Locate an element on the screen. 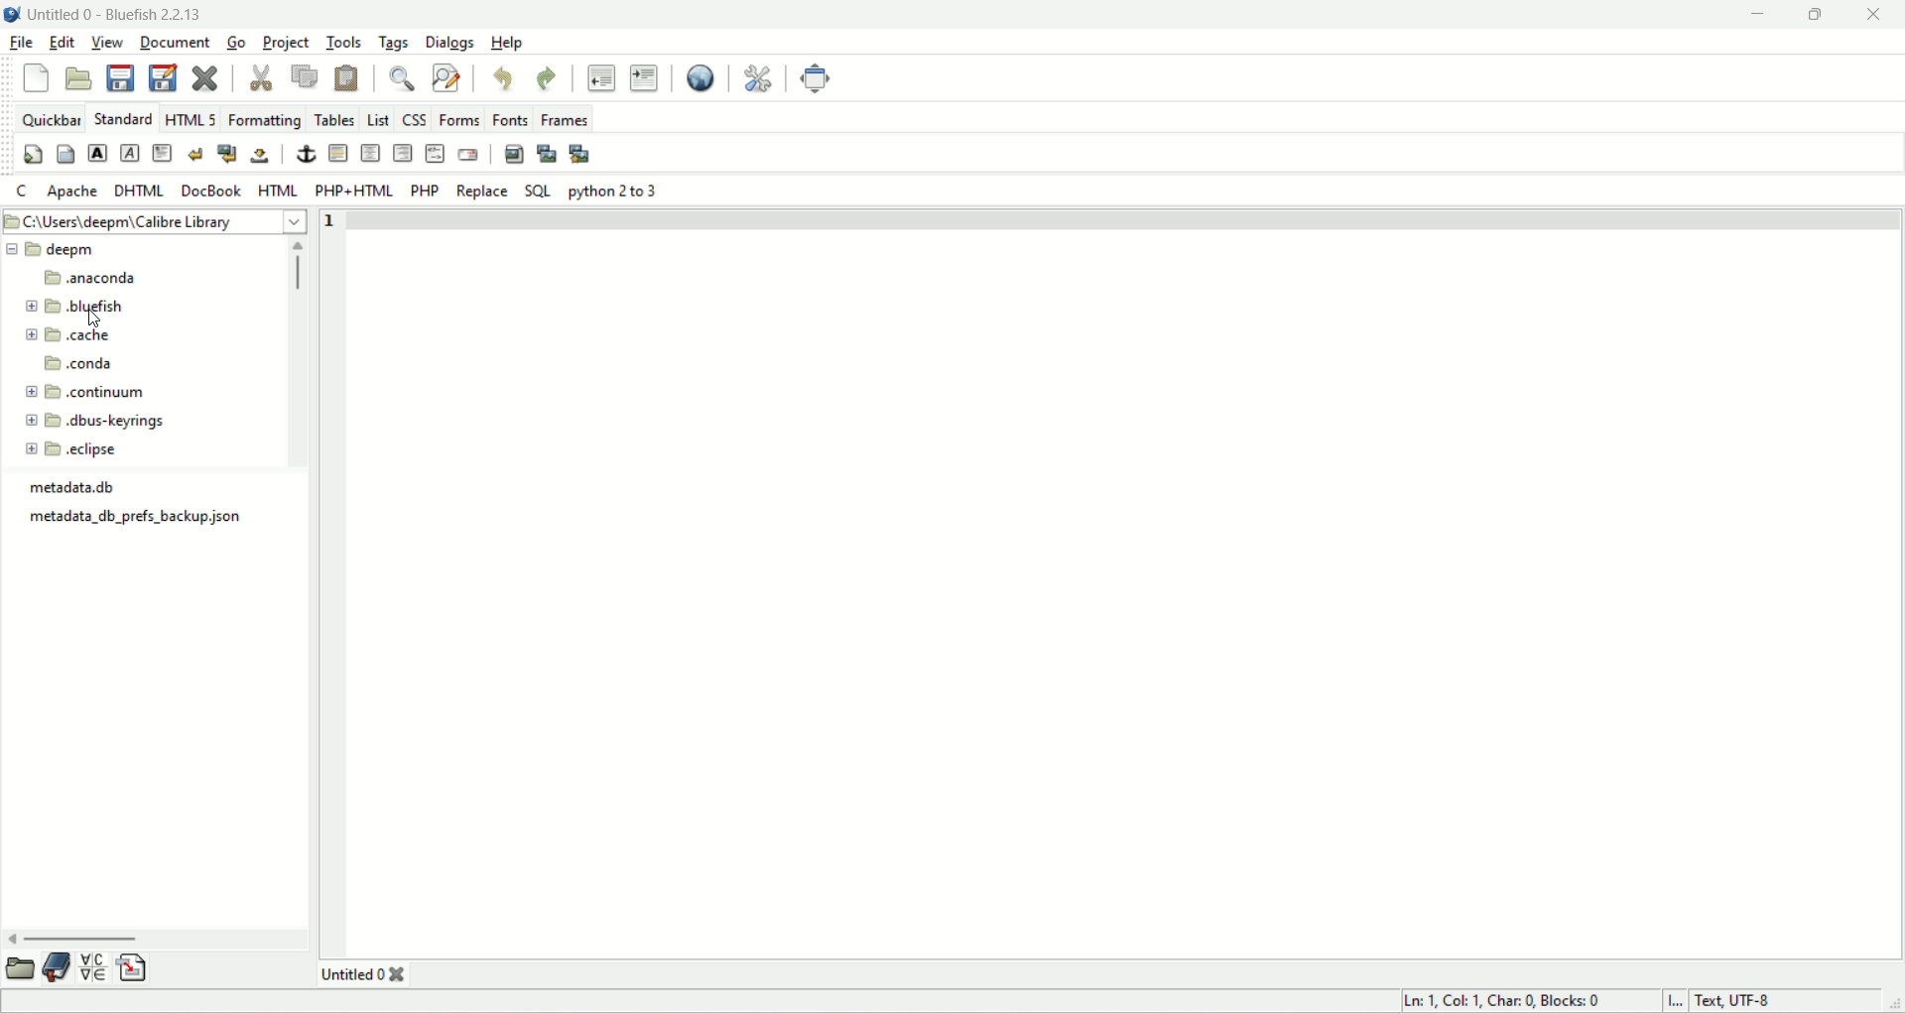 This screenshot has height=1014, width=1905. right justify is located at coordinates (402, 155).